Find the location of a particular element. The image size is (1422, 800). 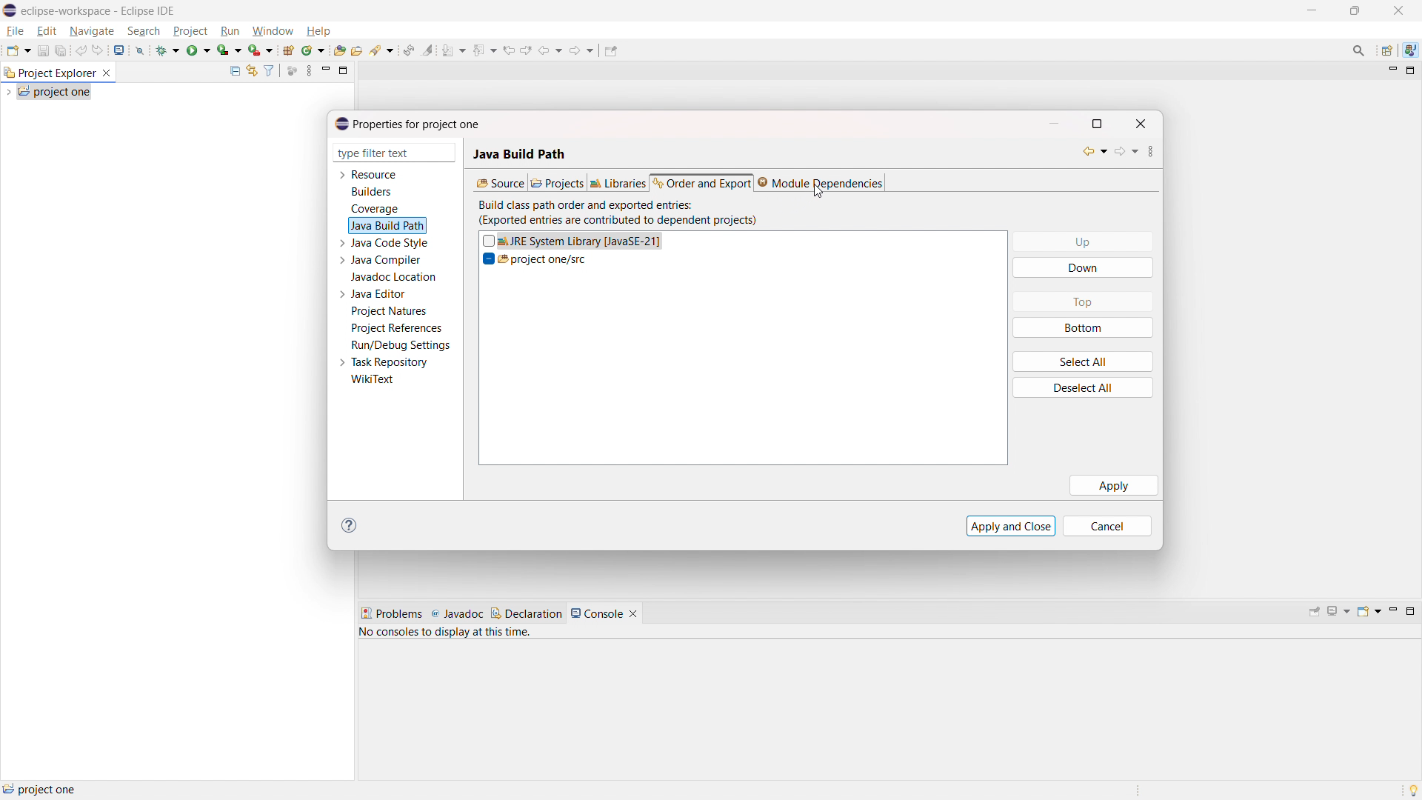

open console is located at coordinates (120, 50).